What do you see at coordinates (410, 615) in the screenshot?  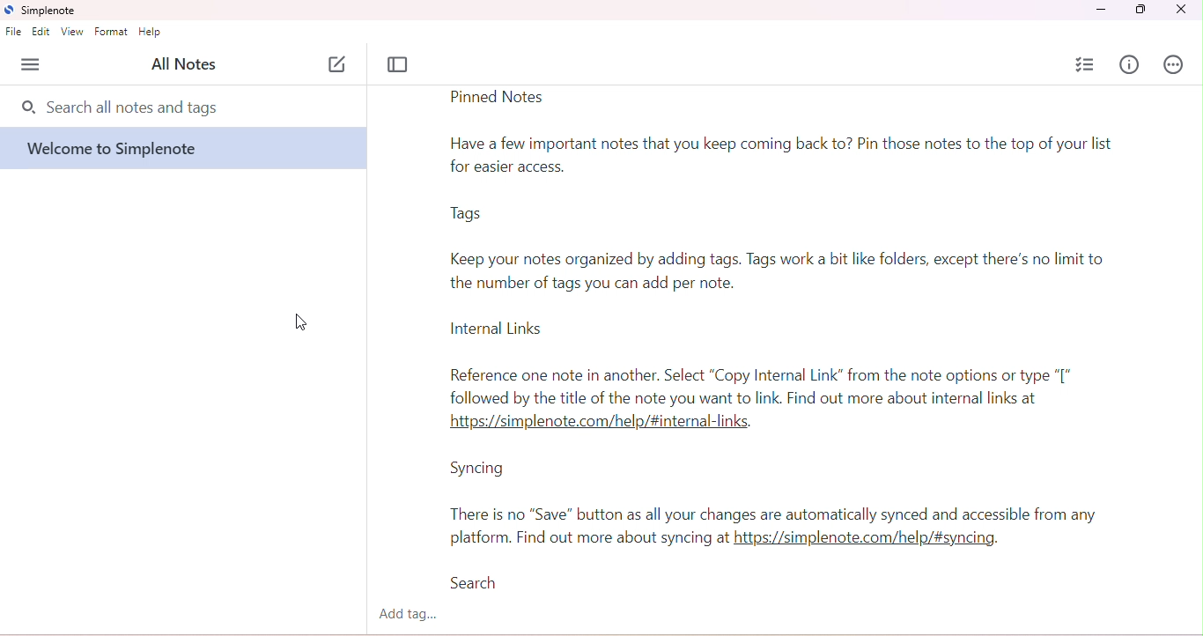 I see `add tag` at bounding box center [410, 615].